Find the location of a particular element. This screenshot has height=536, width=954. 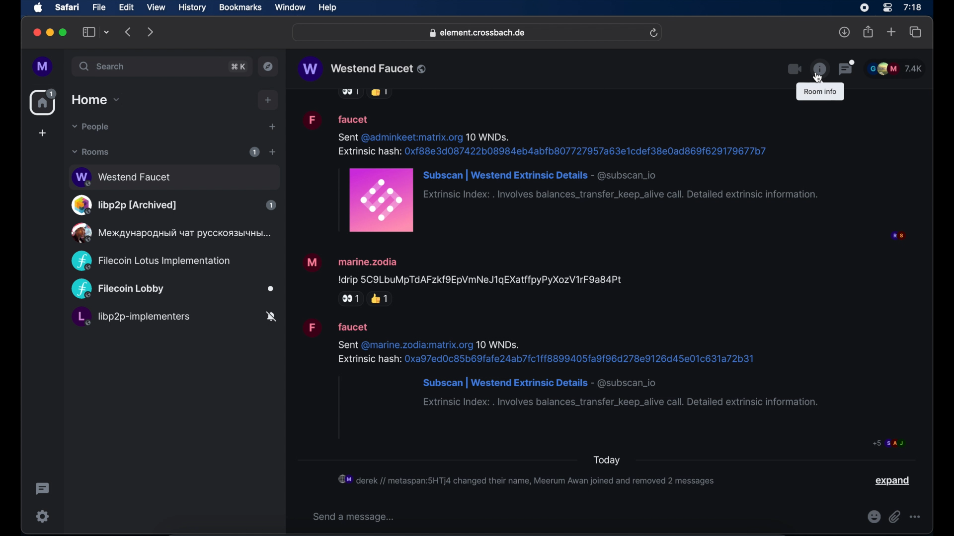

tab group picker is located at coordinates (107, 32).